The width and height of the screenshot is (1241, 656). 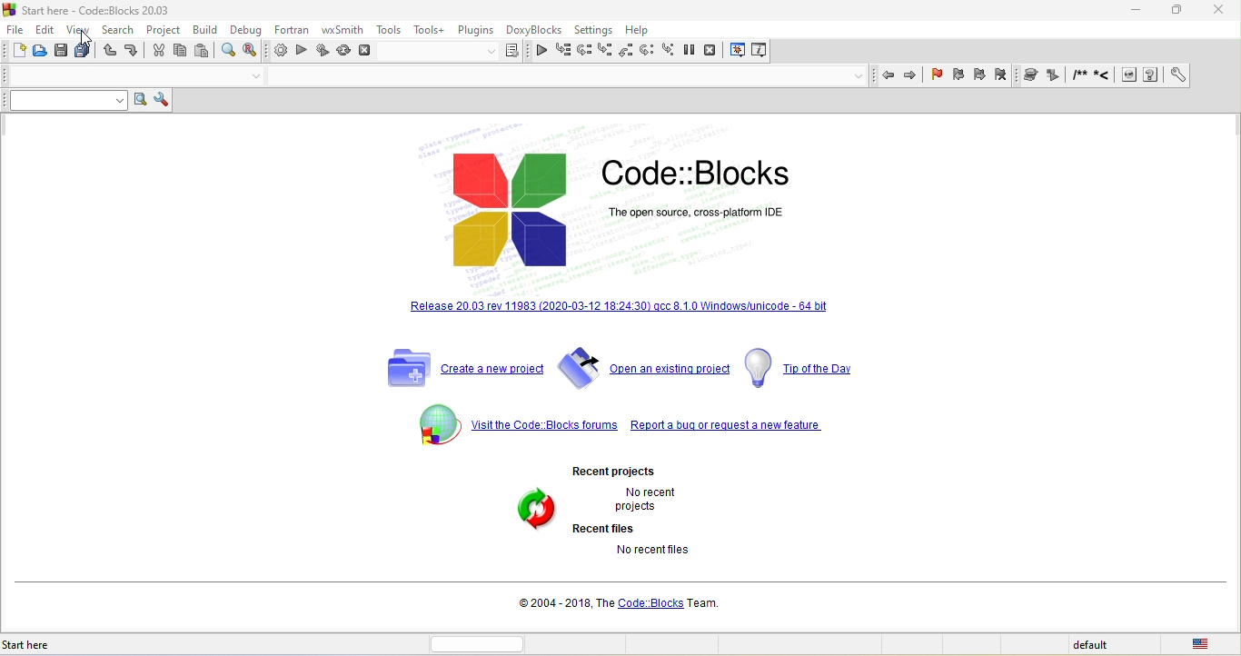 What do you see at coordinates (624, 315) in the screenshot?
I see `release 20.03 rev 11983[2020-03-12 18:24:30]qcc 8.10 ` at bounding box center [624, 315].